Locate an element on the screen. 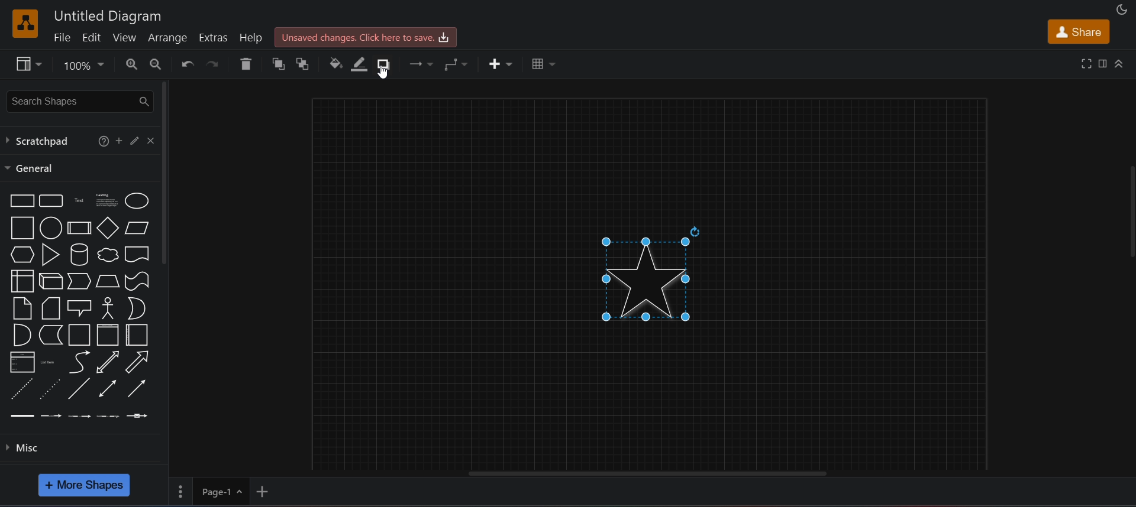  more shapes is located at coordinates (86, 485).